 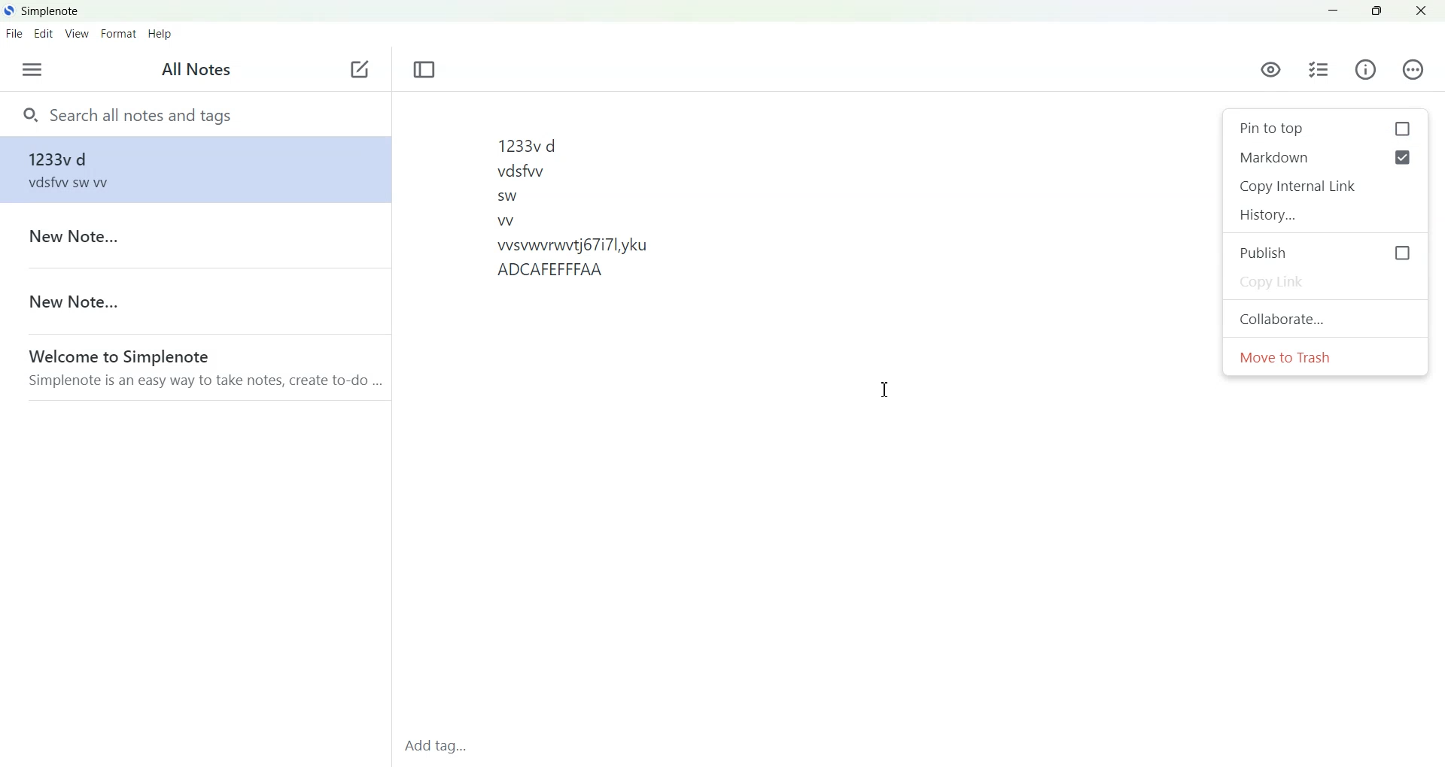 What do you see at coordinates (424, 70) in the screenshot?
I see `Toggle focus mode` at bounding box center [424, 70].